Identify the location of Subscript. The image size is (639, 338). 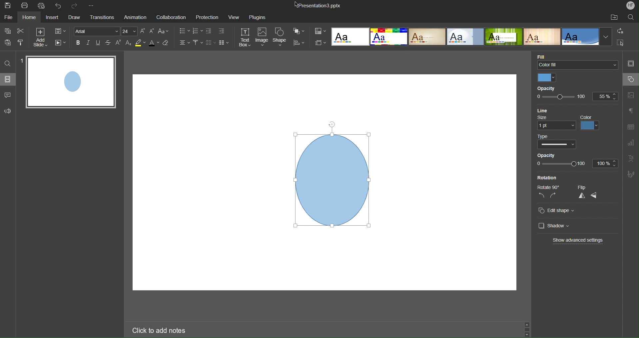
(128, 43).